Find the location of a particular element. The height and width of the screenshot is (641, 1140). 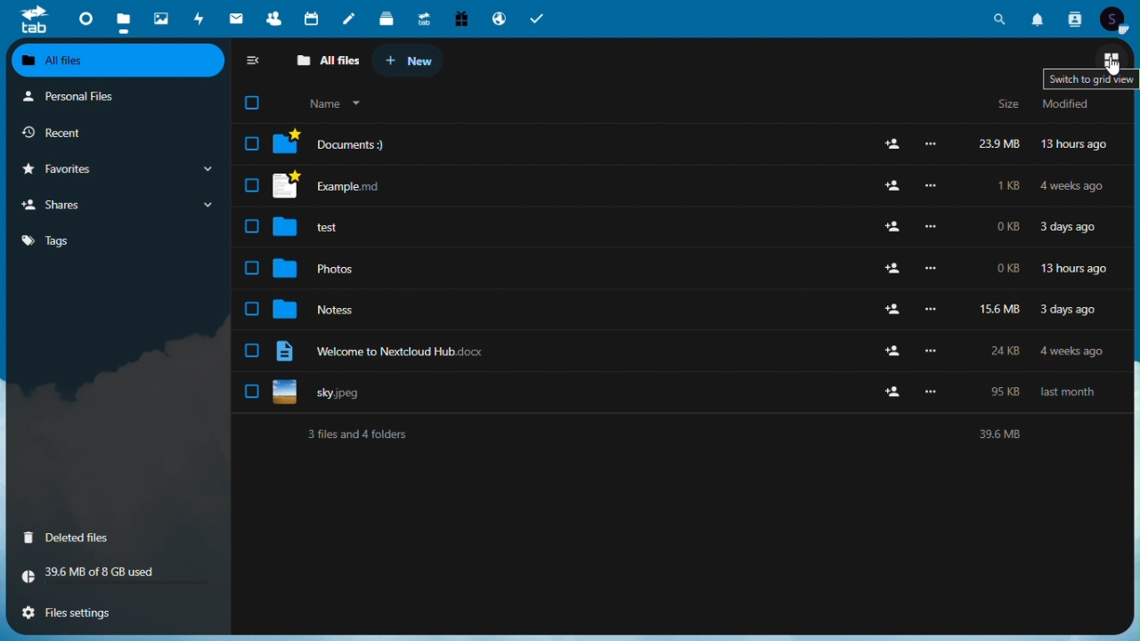

switch to grid veiw is located at coordinates (1093, 78).